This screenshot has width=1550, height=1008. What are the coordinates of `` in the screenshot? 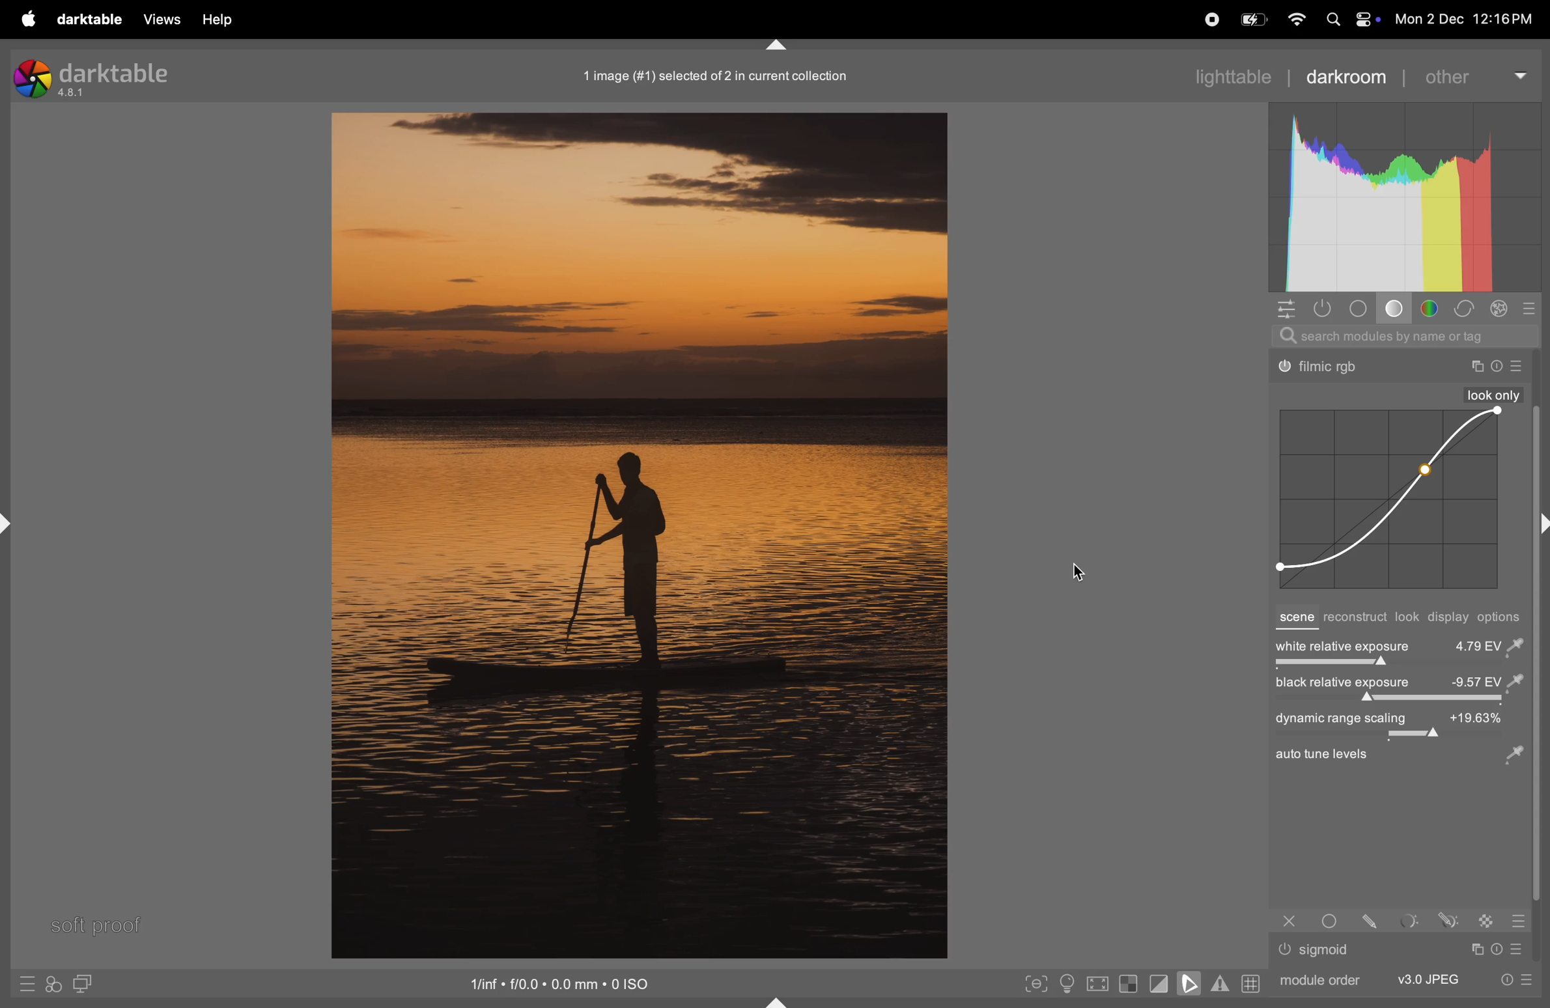 It's located at (1475, 949).